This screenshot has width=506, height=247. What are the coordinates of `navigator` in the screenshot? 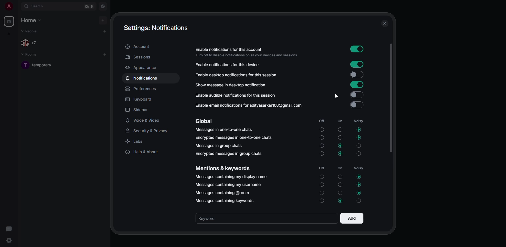 It's located at (103, 6).